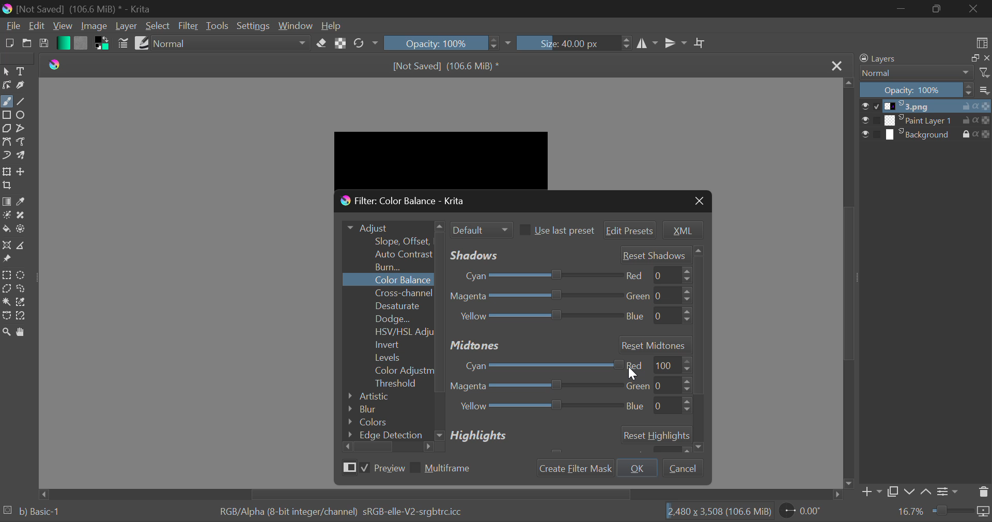 The height and width of the screenshot is (522, 992). Describe the element at coordinates (849, 284) in the screenshot. I see `Scroll Bar` at that location.